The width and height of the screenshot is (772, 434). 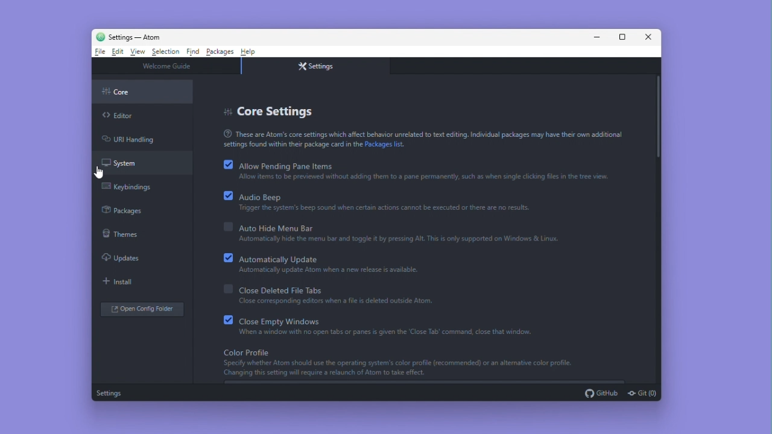 What do you see at coordinates (122, 257) in the screenshot?
I see `Updates colour` at bounding box center [122, 257].